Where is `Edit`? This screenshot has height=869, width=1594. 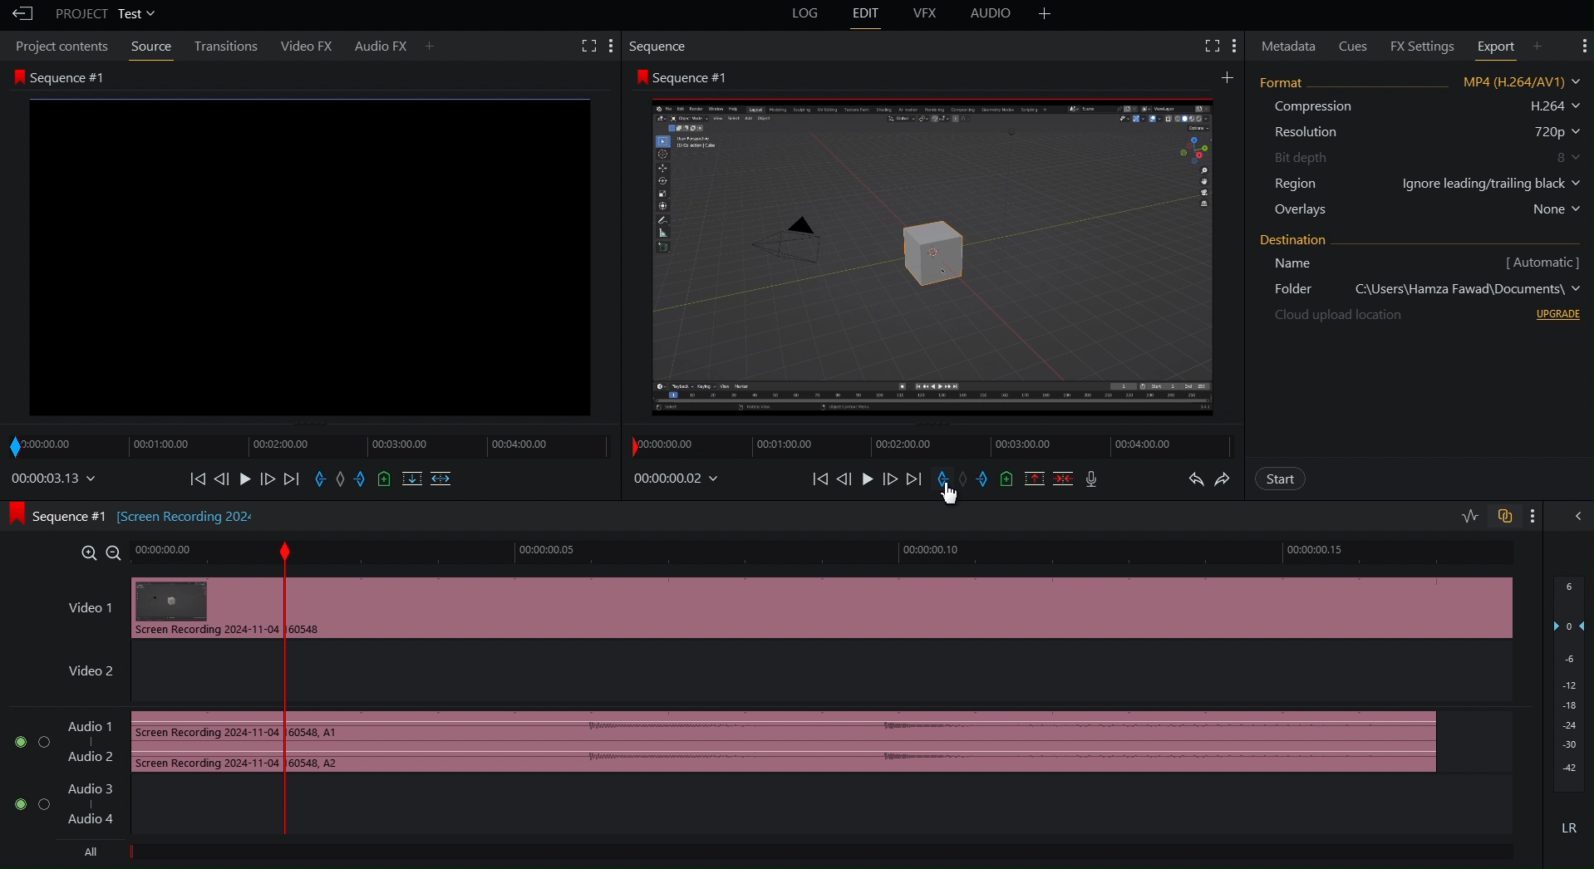
Edit is located at coordinates (867, 15).